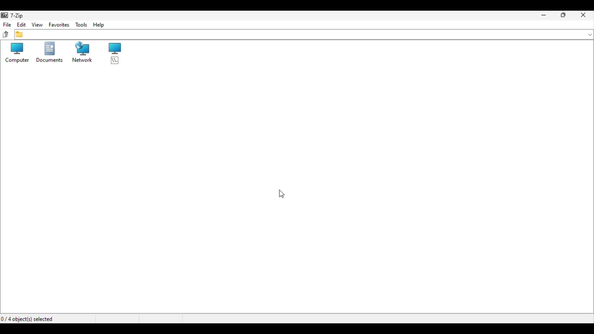  I want to click on File, so click(6, 25).